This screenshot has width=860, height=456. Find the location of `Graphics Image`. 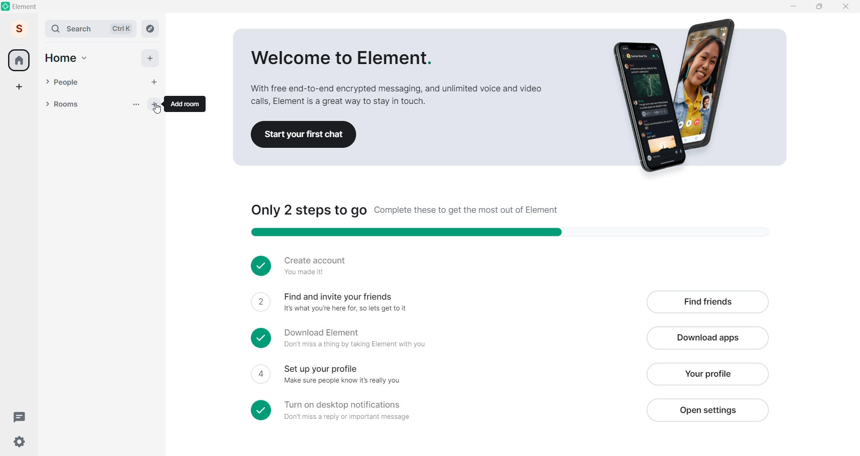

Graphics Image is located at coordinates (679, 96).